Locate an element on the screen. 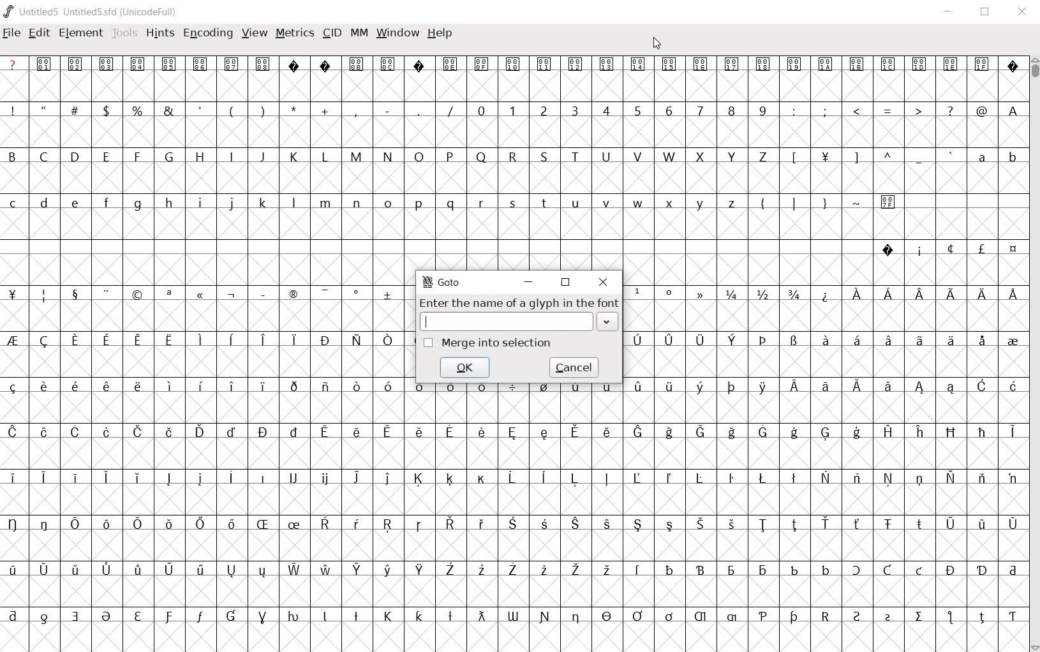  c is located at coordinates (14, 203).